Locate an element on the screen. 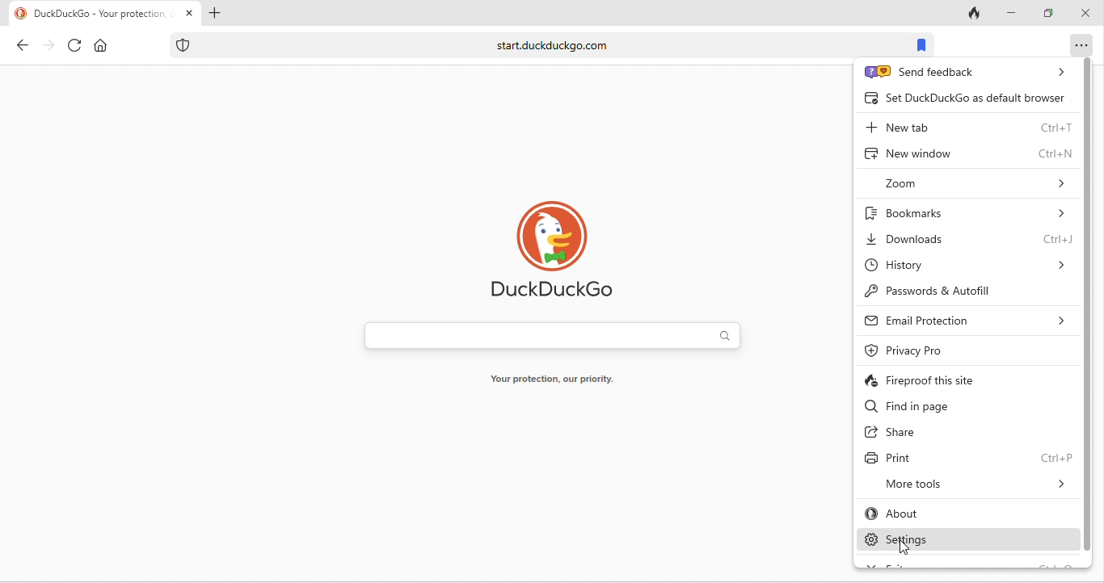 This screenshot has height=583, width=1104. Your protection, our priority is located at coordinates (564, 378).